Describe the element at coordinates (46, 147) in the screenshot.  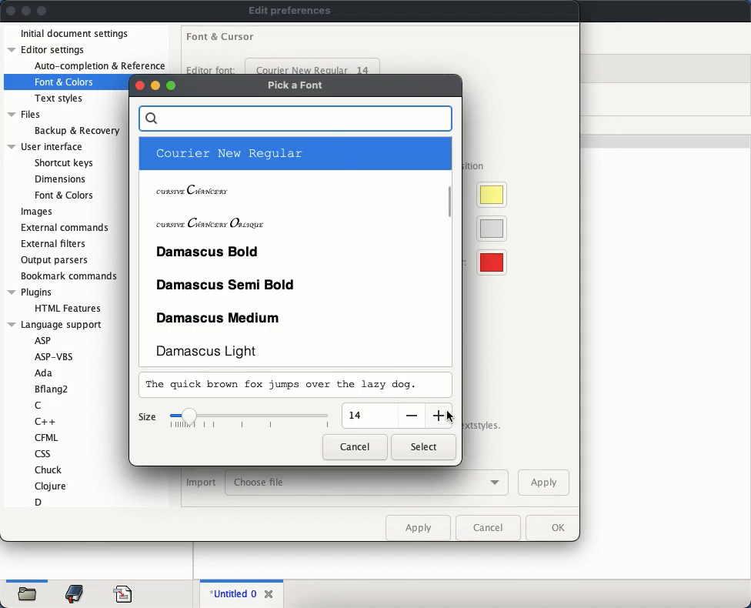
I see `user interface` at that location.